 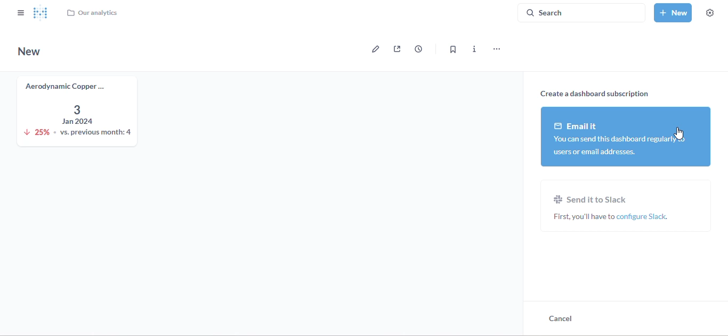 What do you see at coordinates (581, 12) in the screenshot?
I see `search` at bounding box center [581, 12].